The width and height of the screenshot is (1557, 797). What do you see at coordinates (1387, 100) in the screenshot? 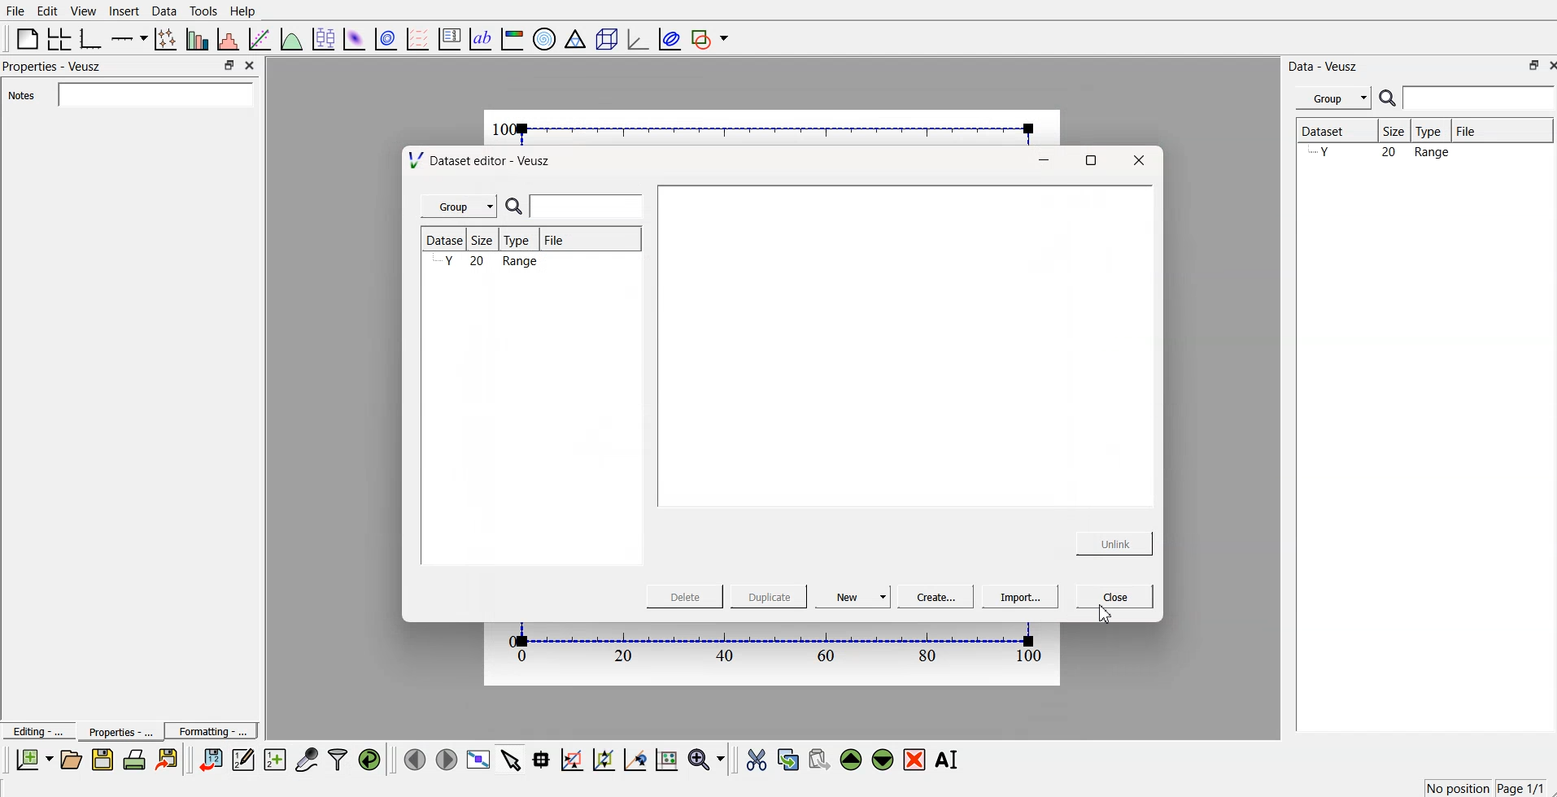
I see `search icon` at bounding box center [1387, 100].